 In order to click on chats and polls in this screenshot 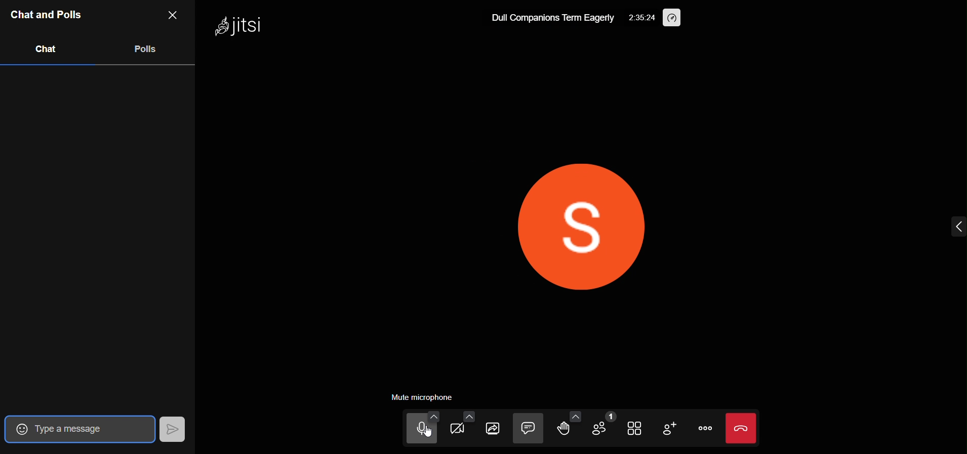, I will do `click(47, 15)`.